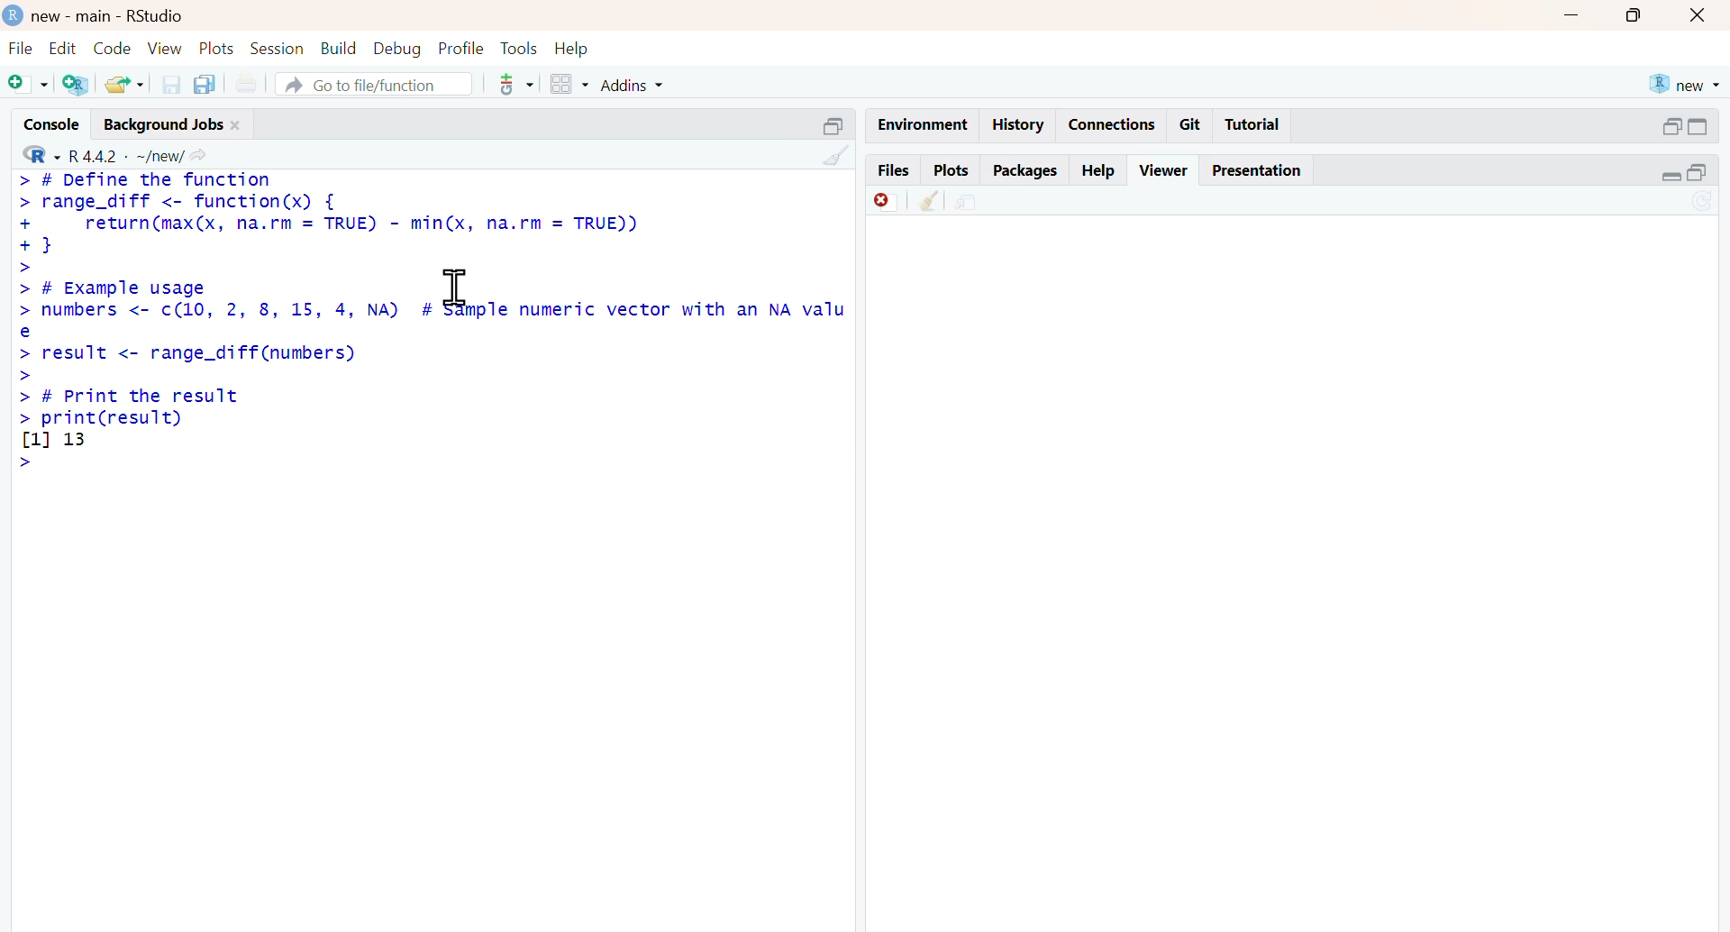 The width and height of the screenshot is (1730, 932). What do you see at coordinates (101, 418) in the screenshot?
I see `> print(result)` at bounding box center [101, 418].